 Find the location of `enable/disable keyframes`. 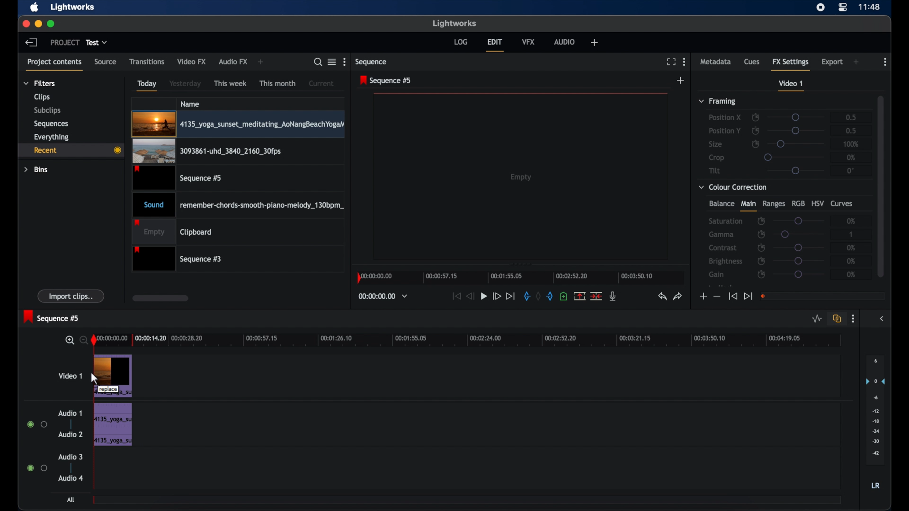

enable/disable keyframes is located at coordinates (756, 144).